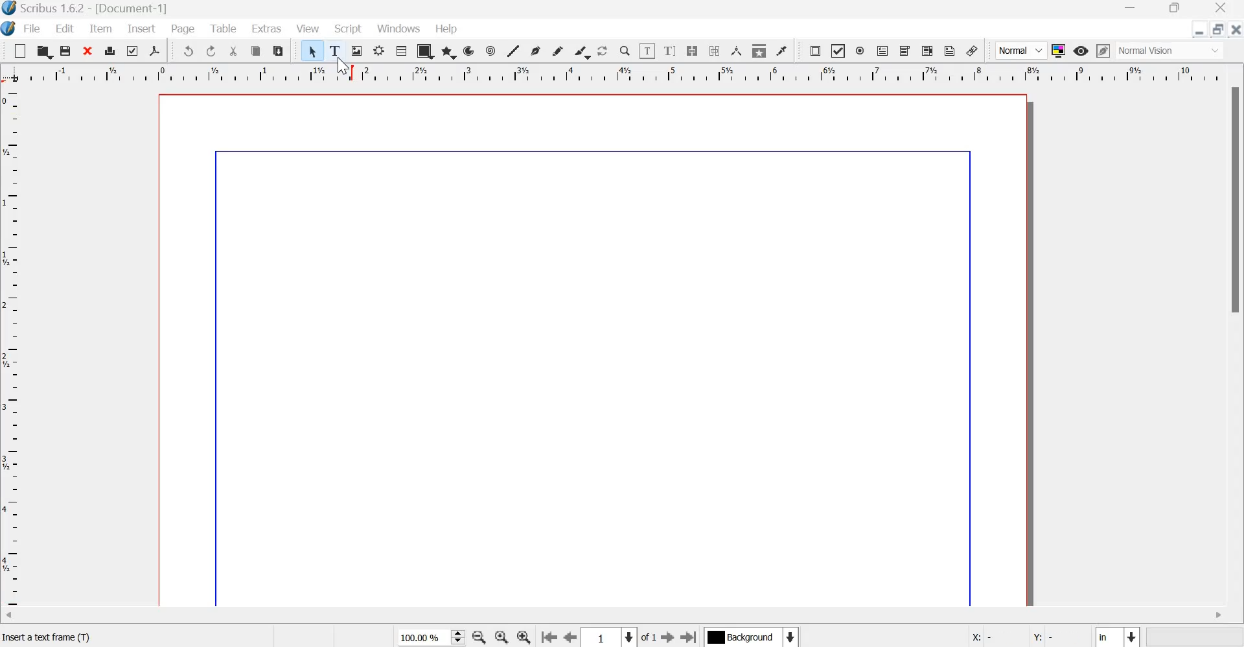 The width and height of the screenshot is (1244, 647). I want to click on undo, so click(188, 51).